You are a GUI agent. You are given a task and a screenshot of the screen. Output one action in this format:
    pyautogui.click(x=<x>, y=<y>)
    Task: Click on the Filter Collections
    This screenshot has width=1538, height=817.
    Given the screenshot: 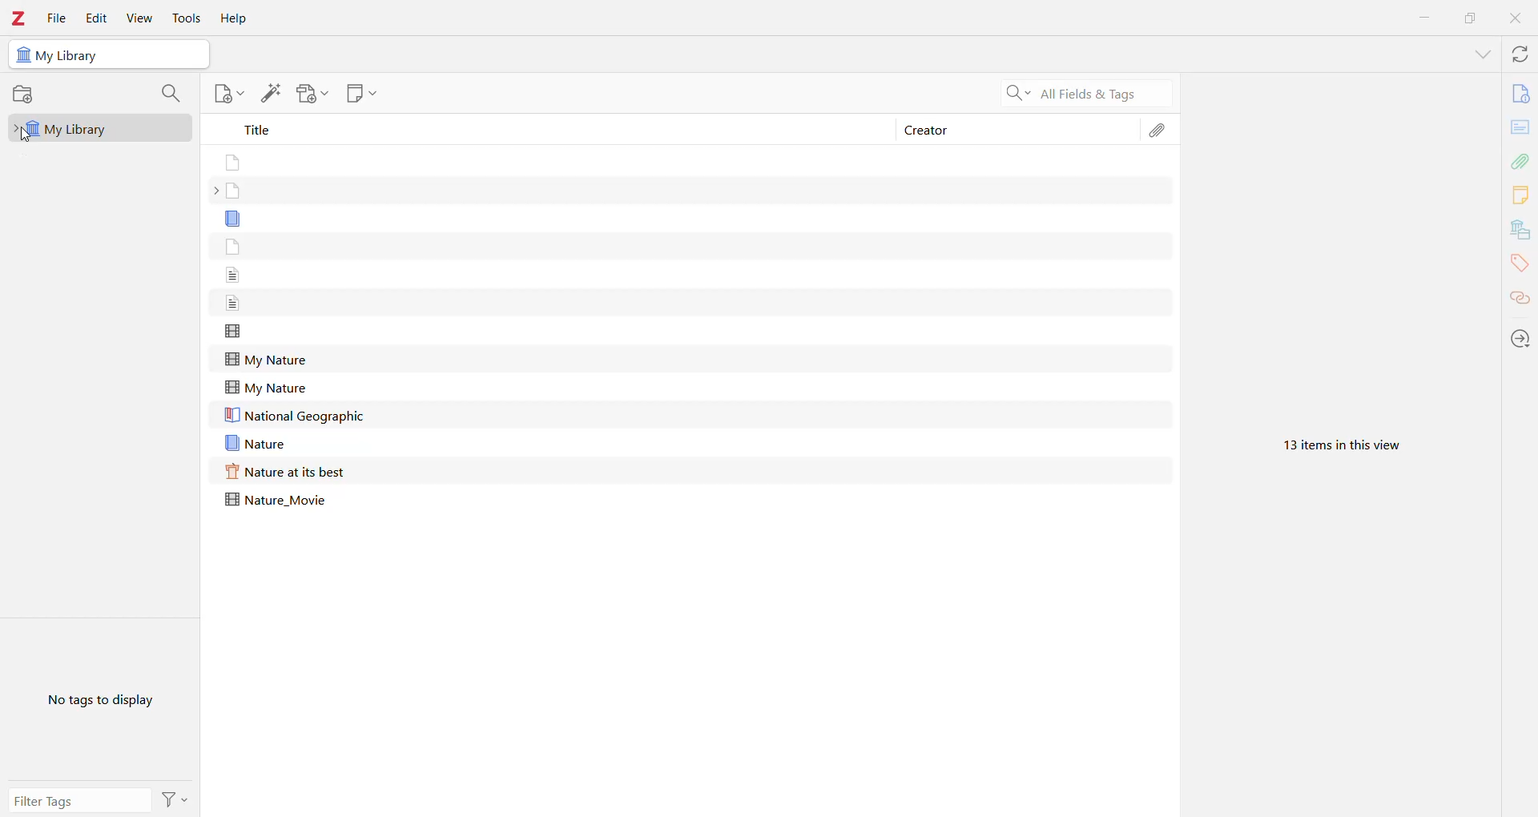 What is the action you would take?
    pyautogui.click(x=175, y=95)
    